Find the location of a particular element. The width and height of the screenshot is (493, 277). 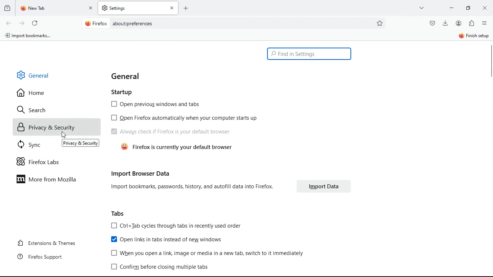

tab is located at coordinates (57, 8).